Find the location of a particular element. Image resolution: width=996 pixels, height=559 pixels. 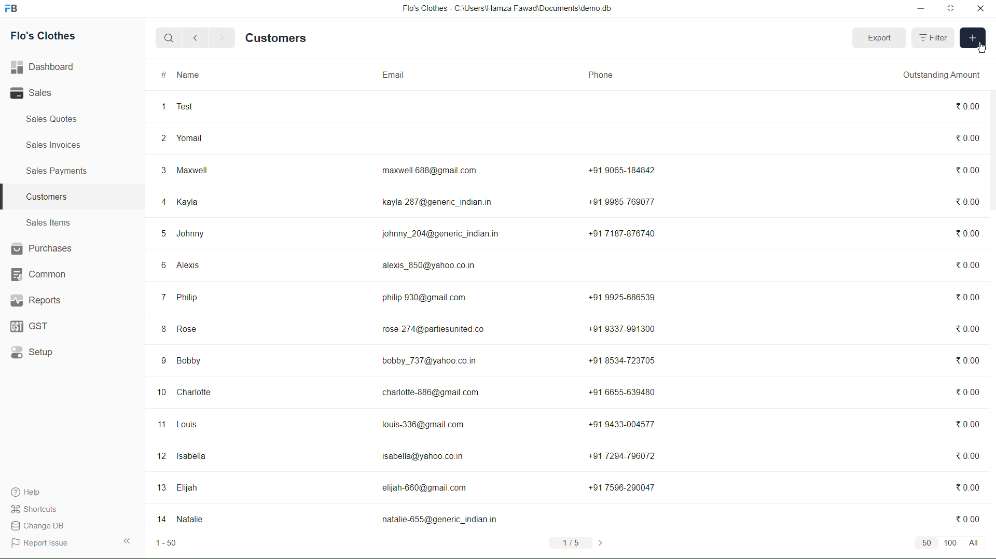

maxwell 688@gmail.com is located at coordinates (431, 171).